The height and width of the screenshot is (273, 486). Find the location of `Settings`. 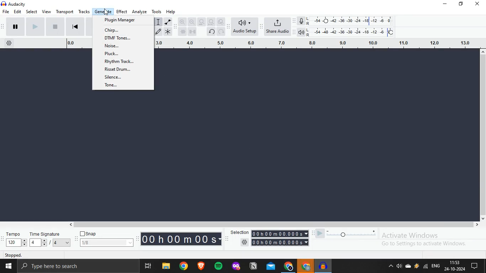

Settings is located at coordinates (273, 242).